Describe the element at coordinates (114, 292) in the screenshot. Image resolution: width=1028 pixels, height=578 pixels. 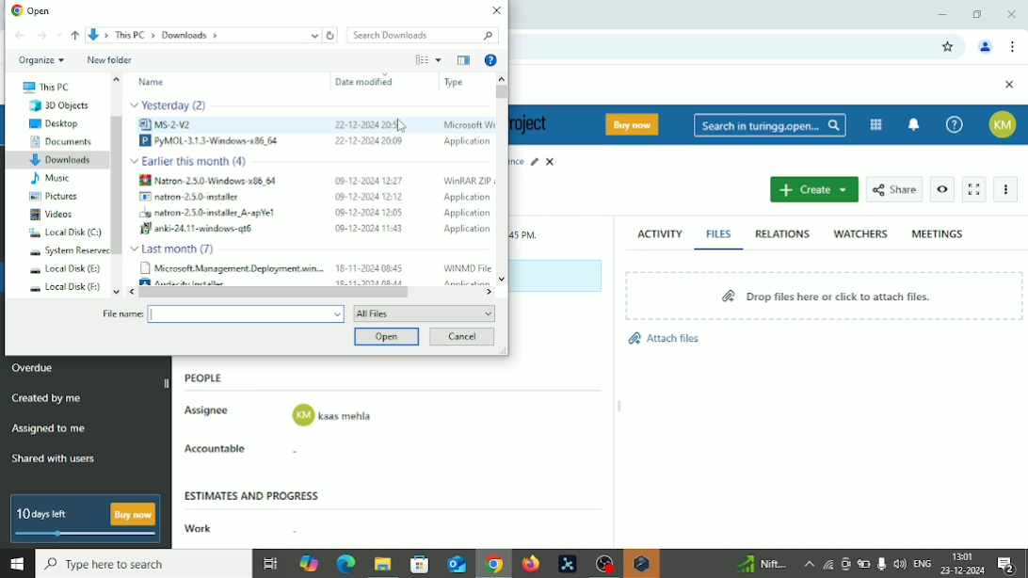
I see `move down` at that location.